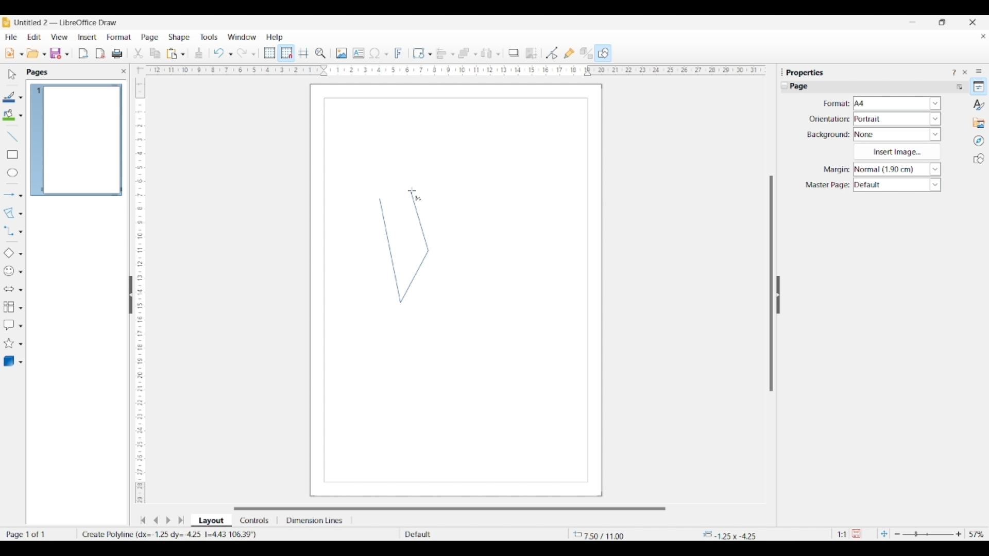 This screenshot has height=556, width=989. What do you see at coordinates (139, 286) in the screenshot?
I see `Vertical ruler` at bounding box center [139, 286].